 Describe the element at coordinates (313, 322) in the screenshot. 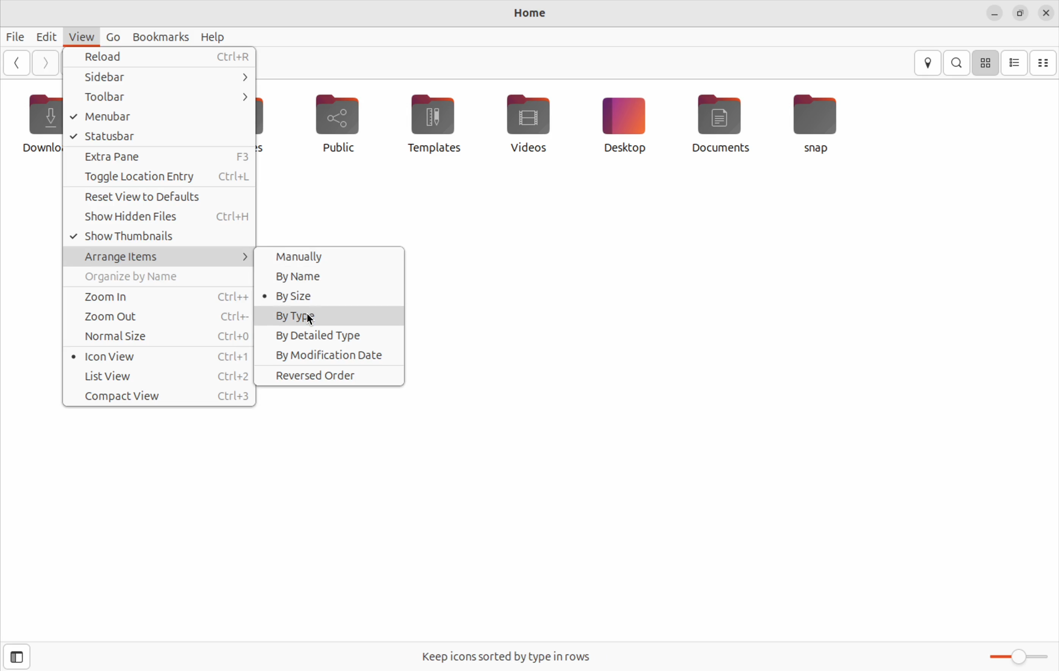

I see `Cursor` at that location.